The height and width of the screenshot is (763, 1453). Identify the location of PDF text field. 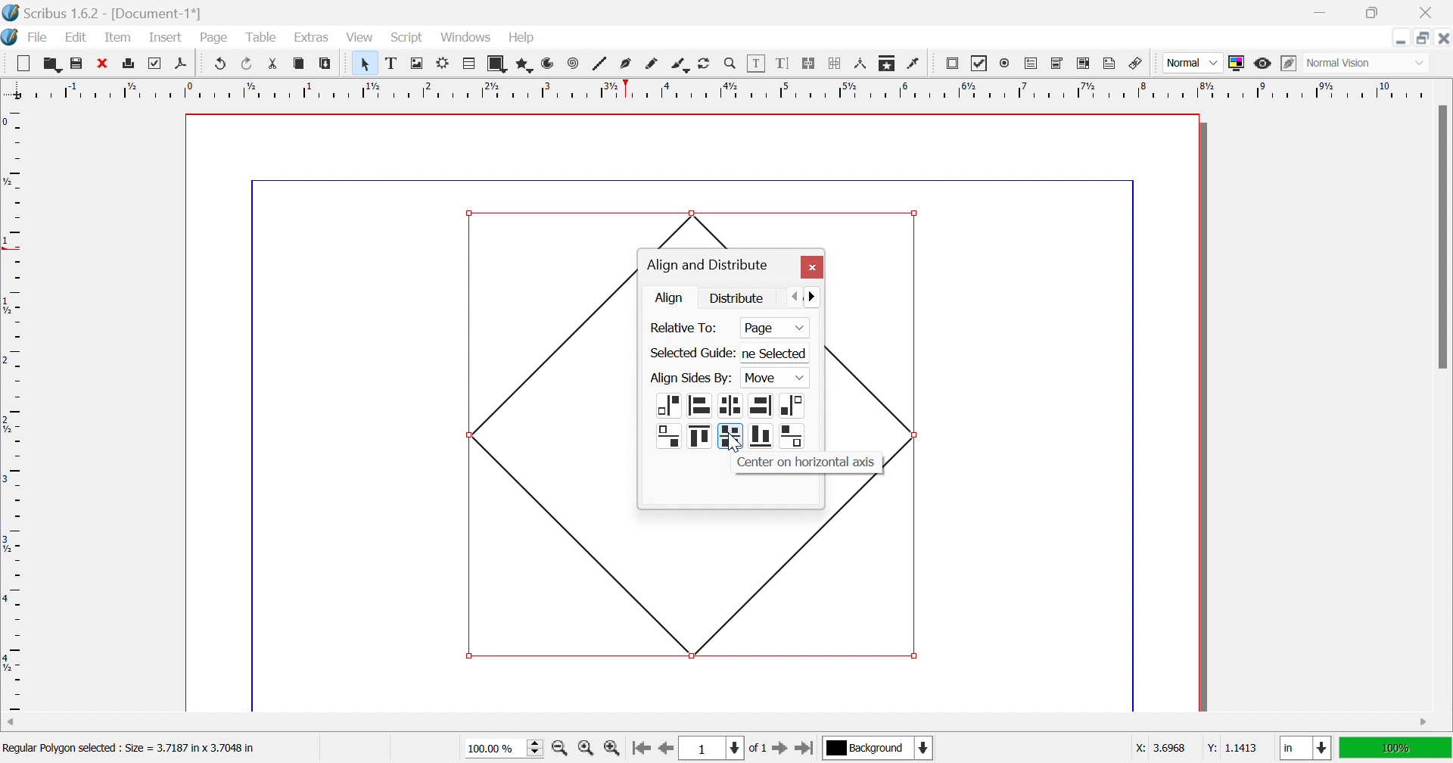
(1033, 64).